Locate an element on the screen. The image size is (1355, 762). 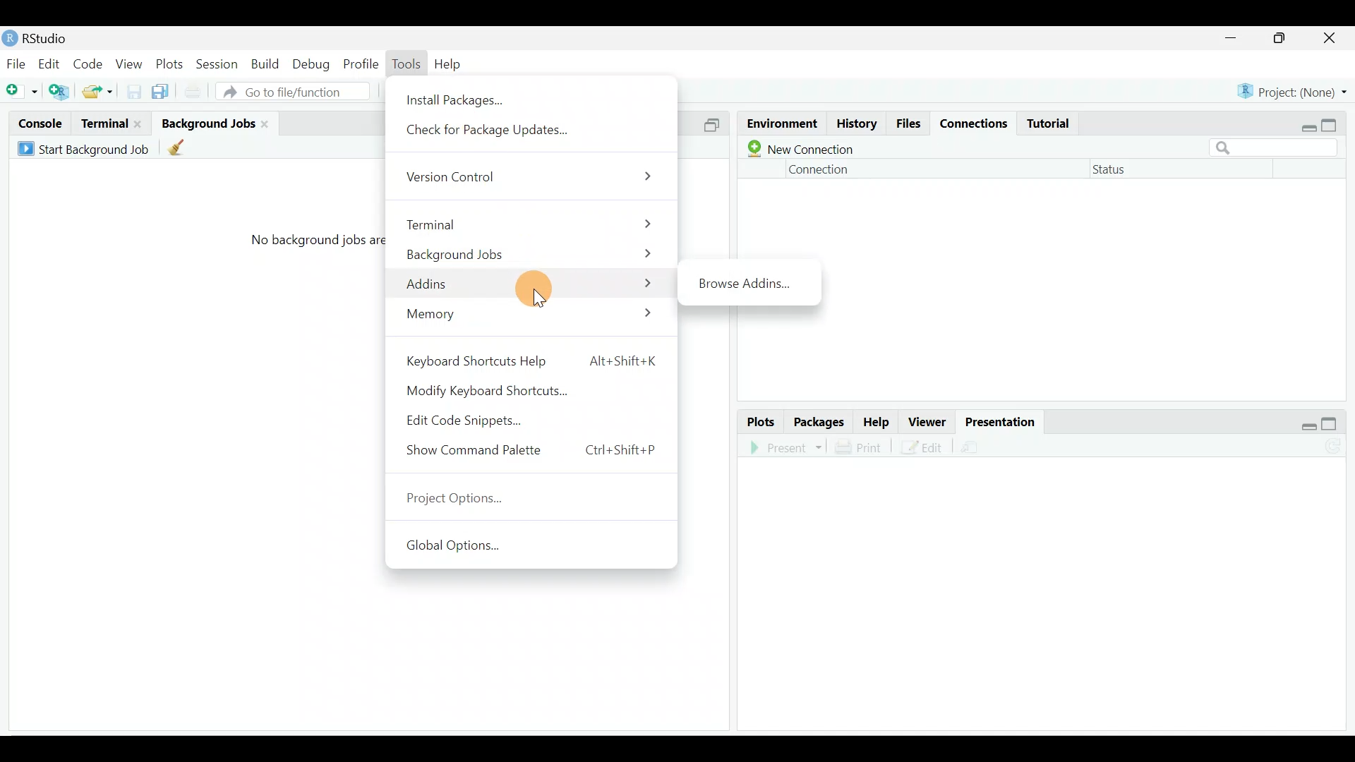
maximize is located at coordinates (1280, 40).